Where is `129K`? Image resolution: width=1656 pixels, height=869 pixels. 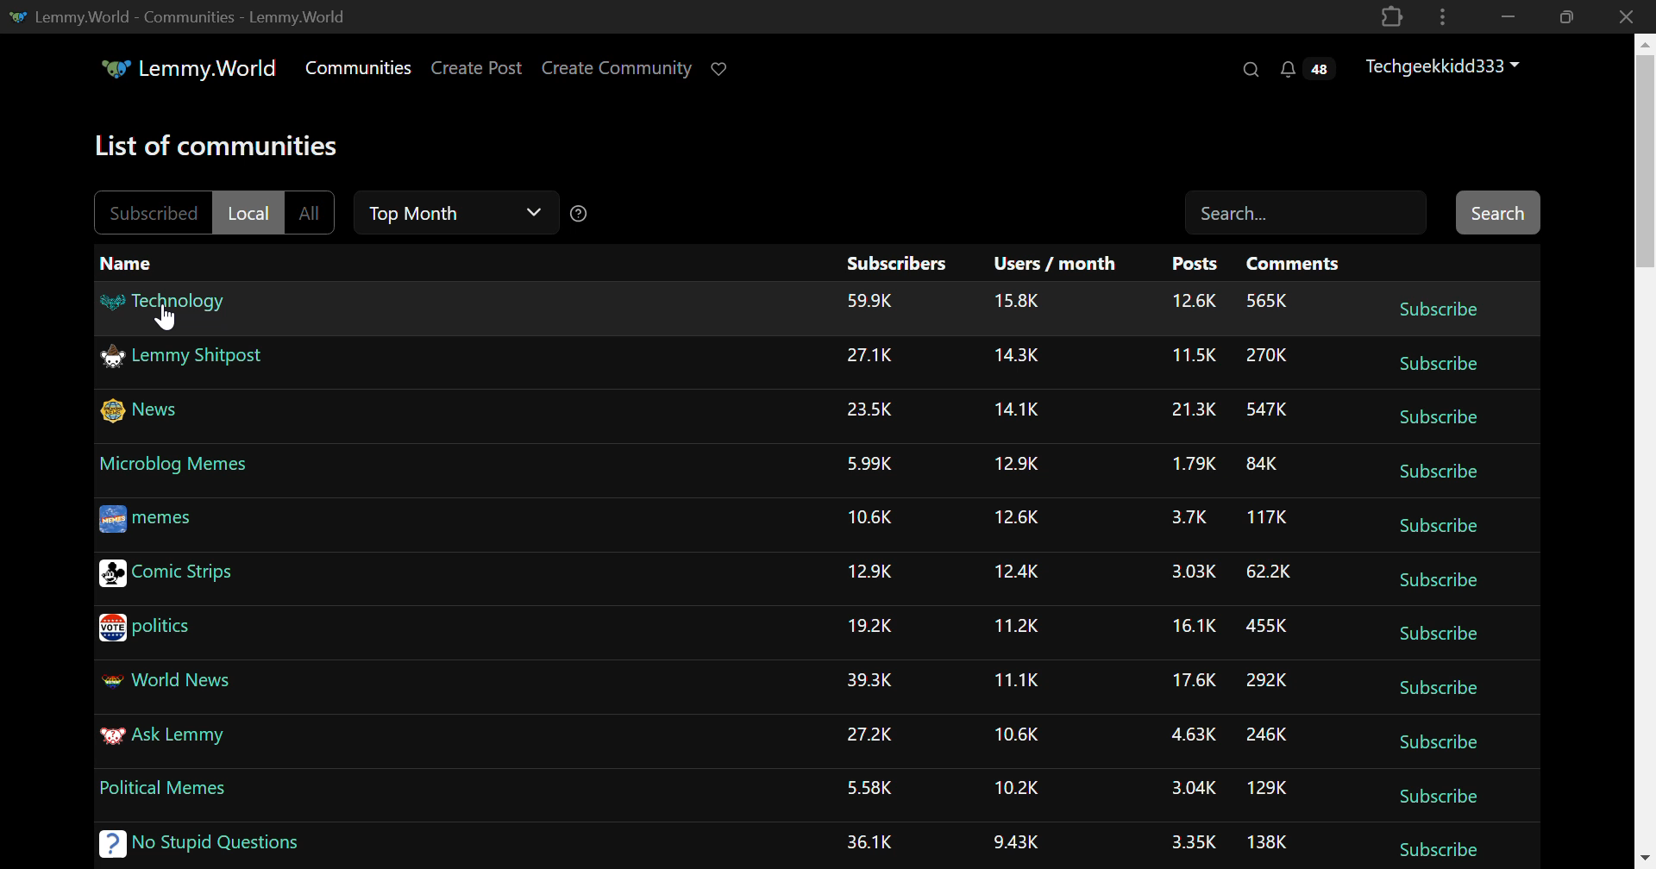 129K is located at coordinates (1268, 791).